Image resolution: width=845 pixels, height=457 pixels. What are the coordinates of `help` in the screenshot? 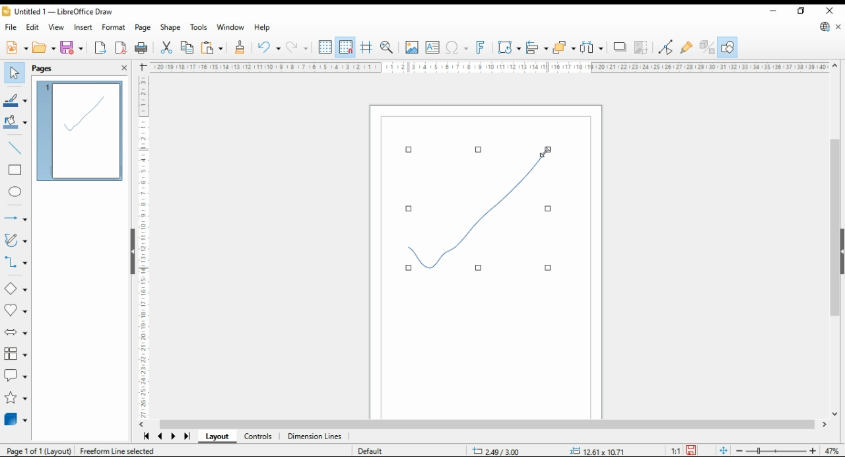 It's located at (262, 28).